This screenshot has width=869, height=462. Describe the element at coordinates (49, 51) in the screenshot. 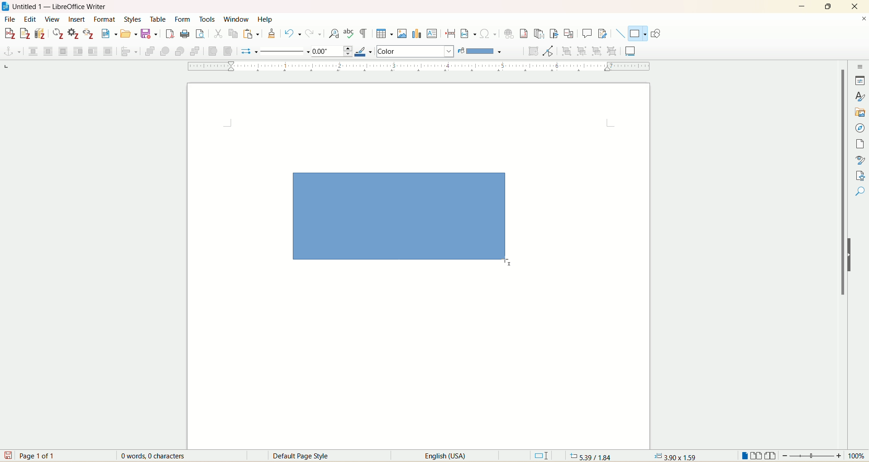

I see `parallel` at that location.